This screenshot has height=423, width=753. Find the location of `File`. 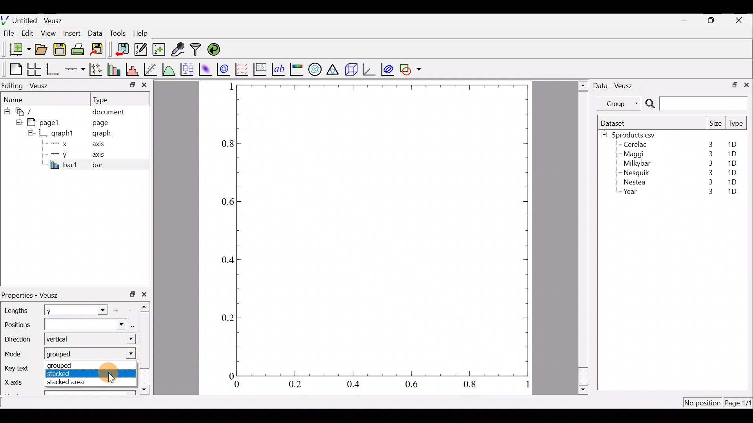

File is located at coordinates (7, 33).